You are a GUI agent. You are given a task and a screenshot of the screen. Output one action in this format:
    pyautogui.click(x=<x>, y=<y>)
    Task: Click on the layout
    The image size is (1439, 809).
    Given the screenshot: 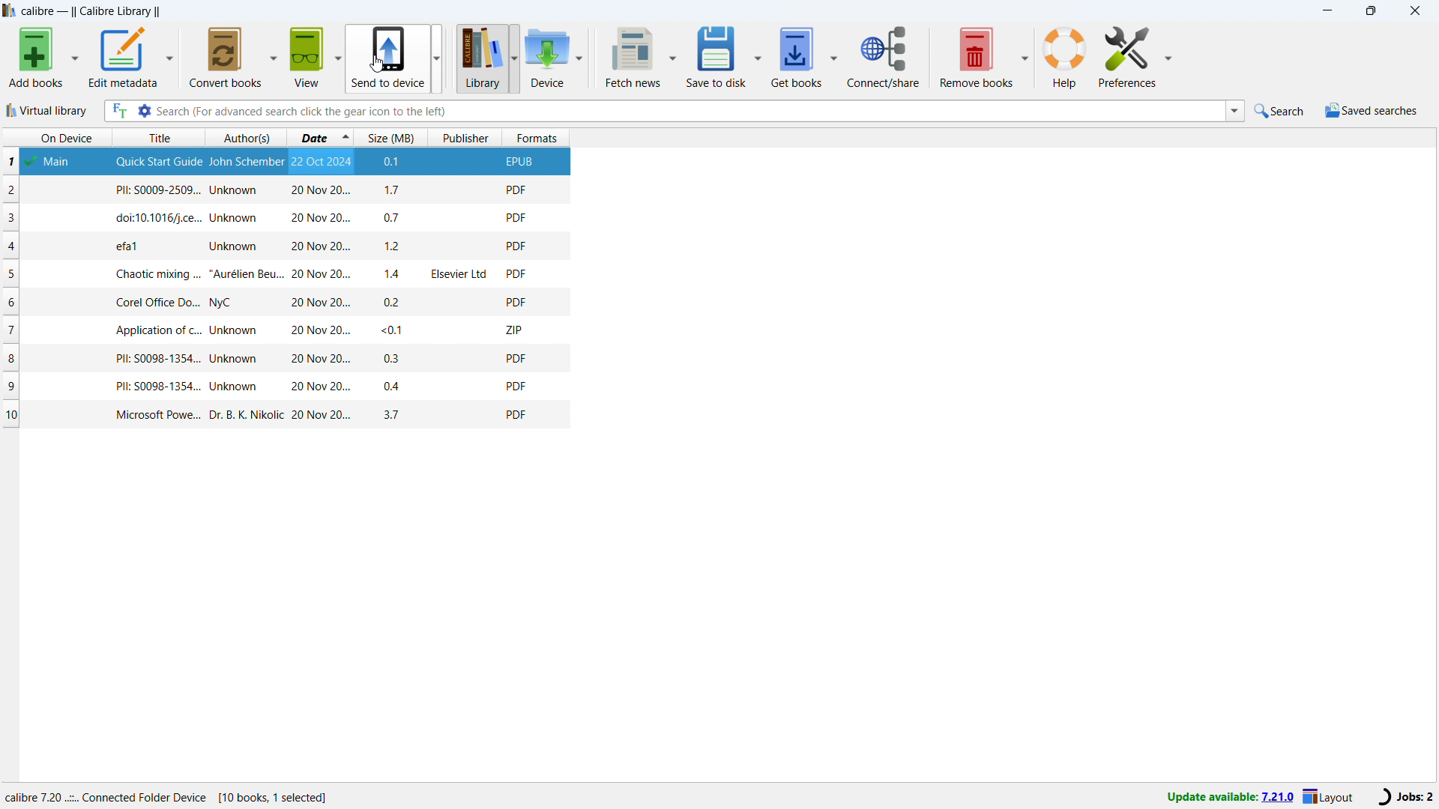 What is the action you would take?
    pyautogui.click(x=1330, y=796)
    